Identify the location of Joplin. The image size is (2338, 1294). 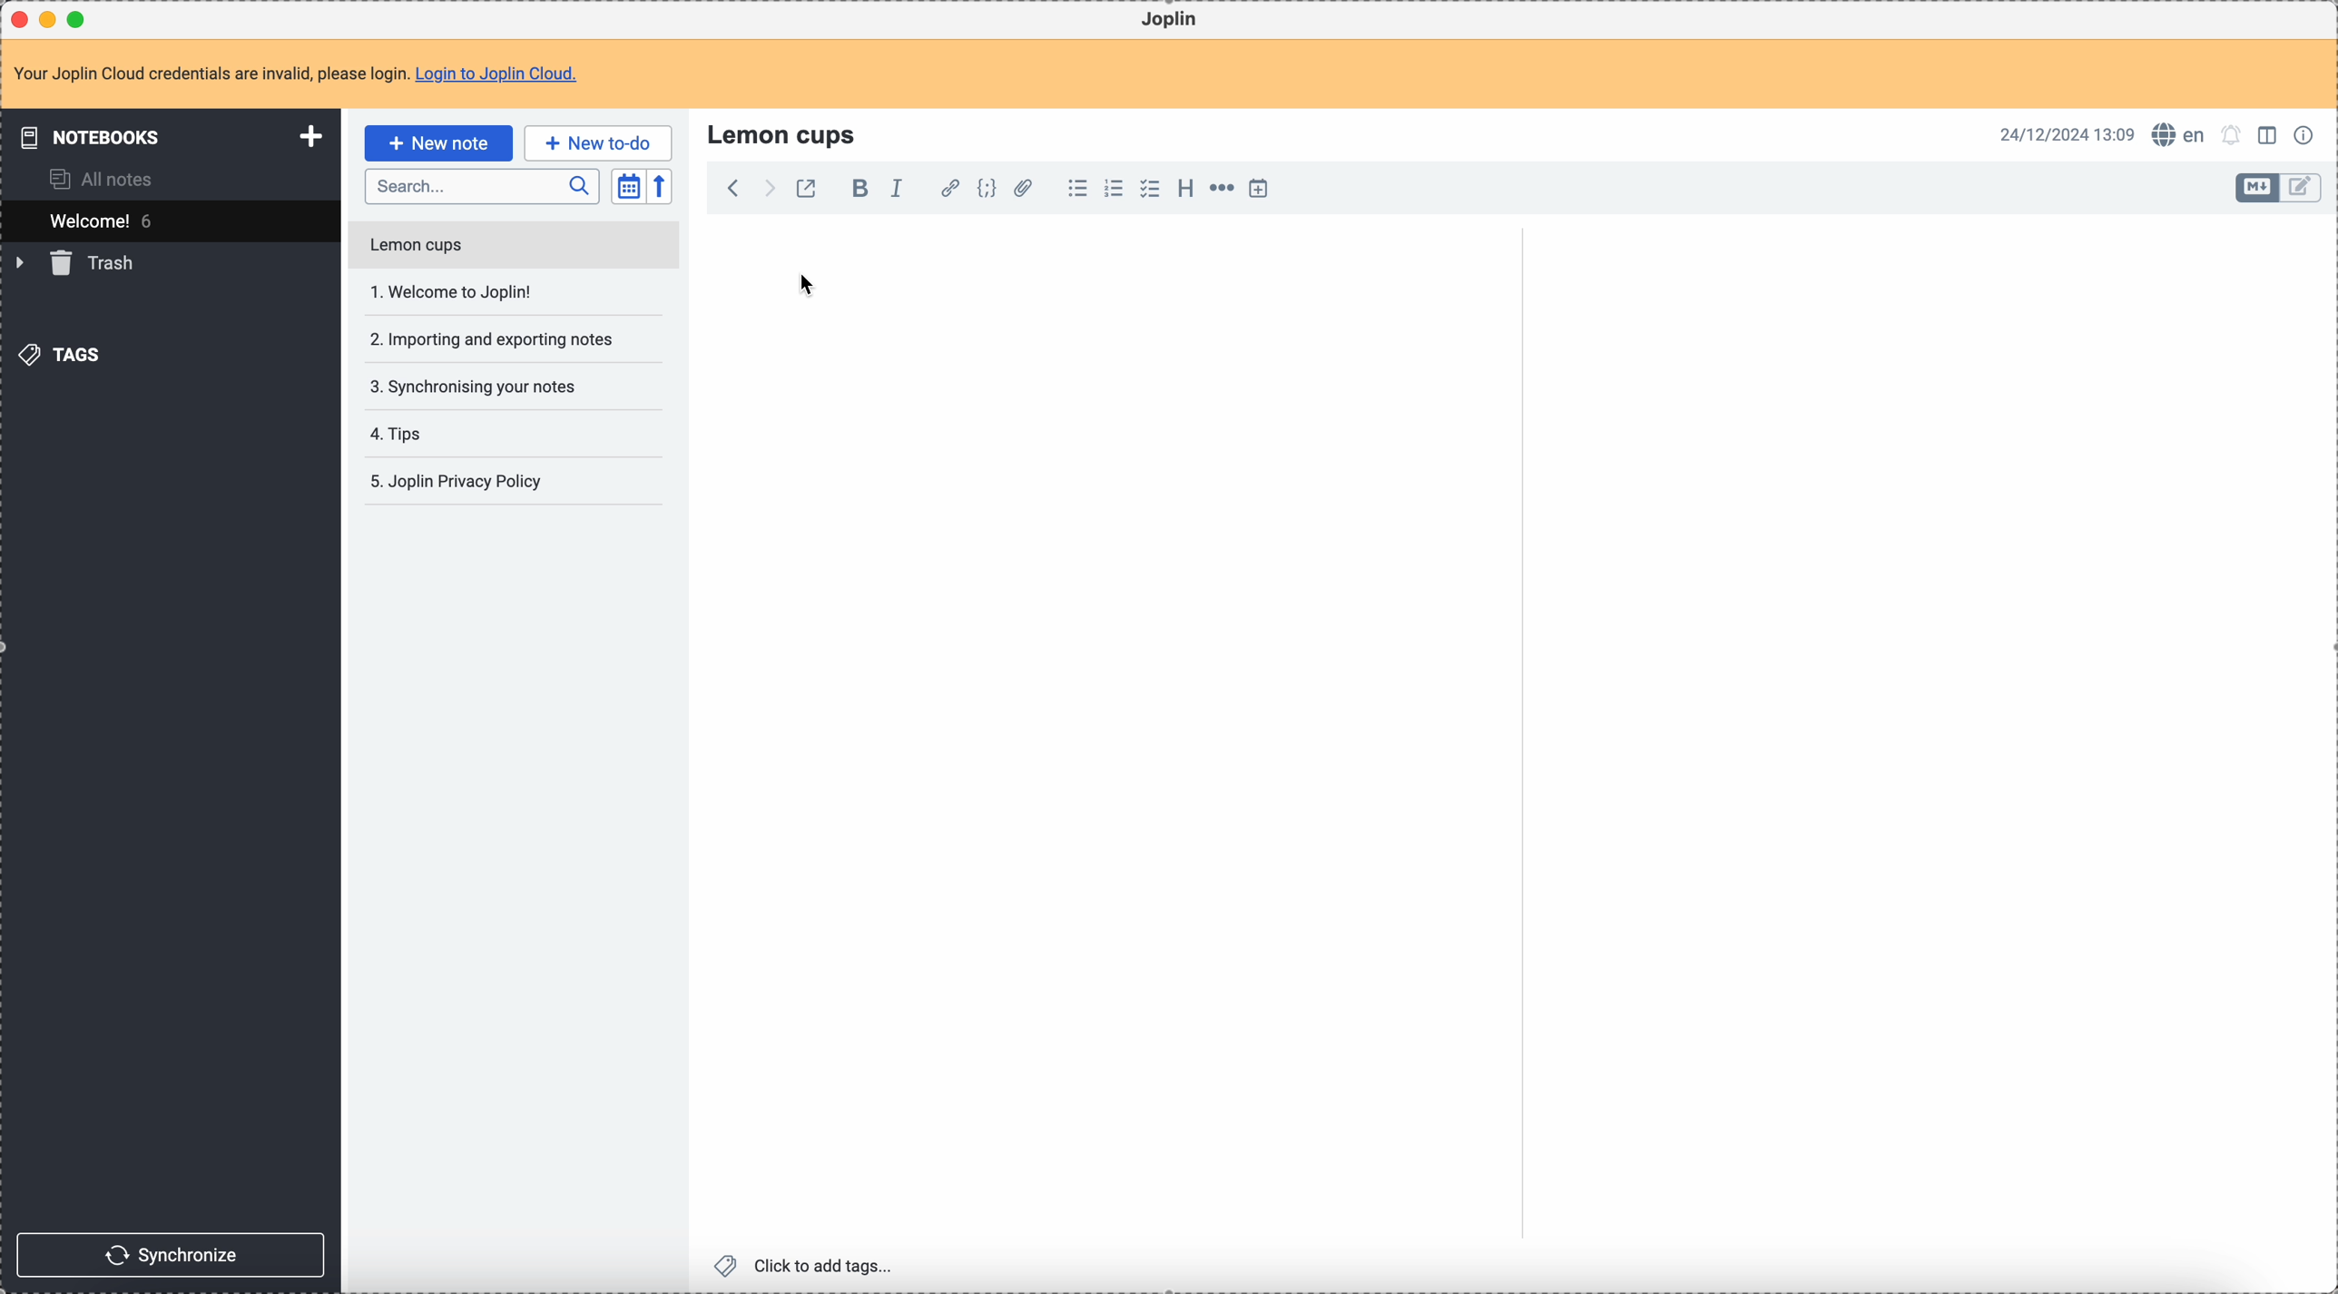
(1169, 20).